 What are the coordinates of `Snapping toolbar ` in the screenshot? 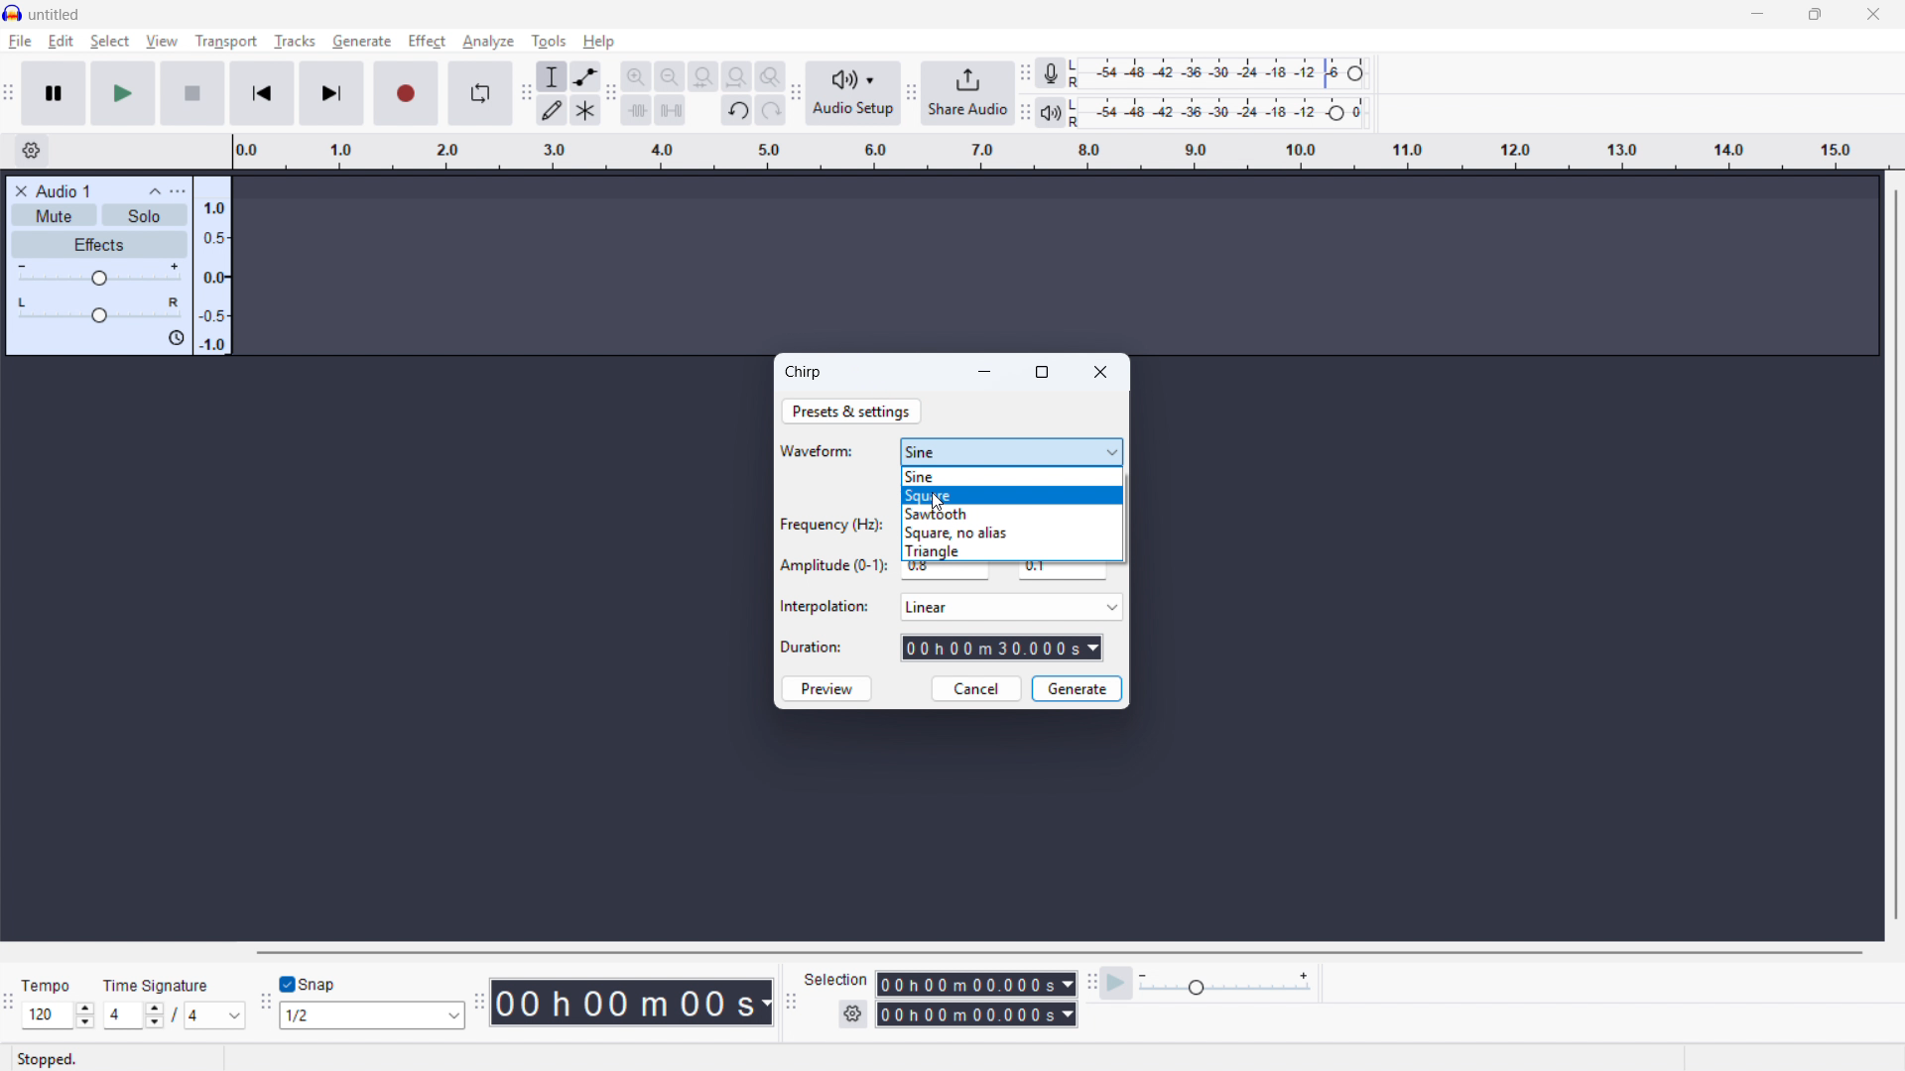 It's located at (266, 1006).